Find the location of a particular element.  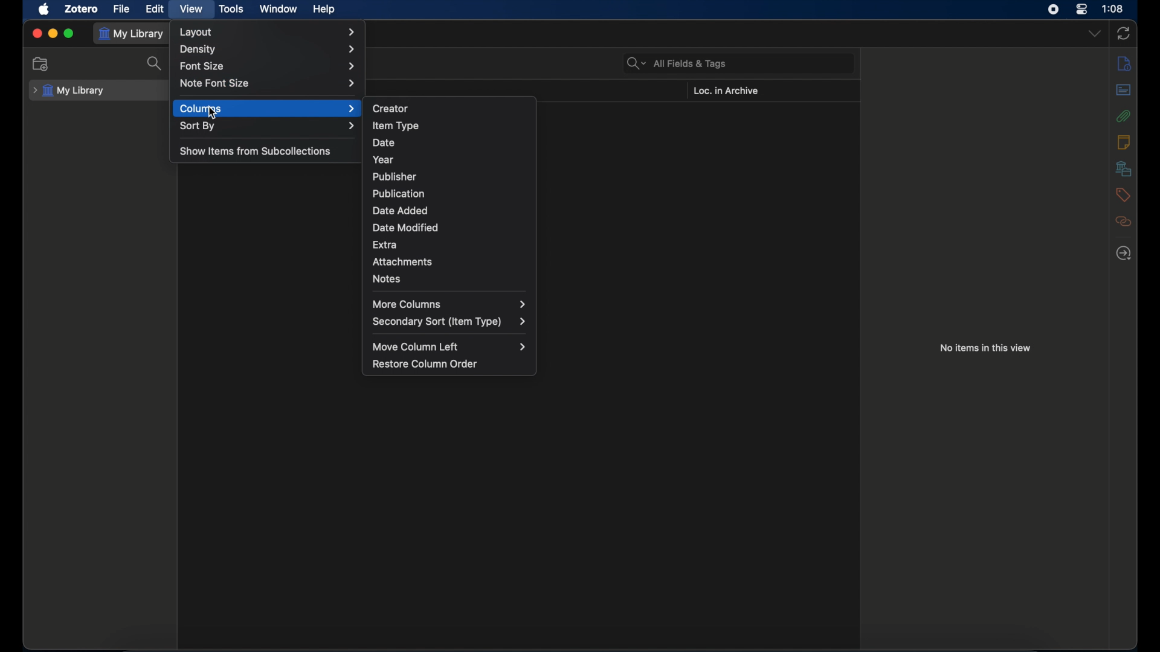

minimize is located at coordinates (52, 32).